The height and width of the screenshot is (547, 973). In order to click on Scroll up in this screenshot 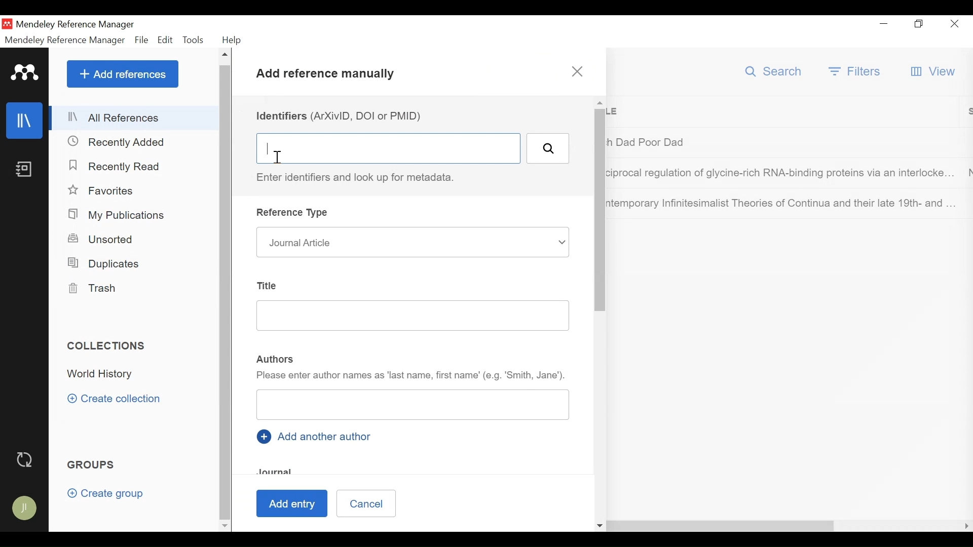, I will do `click(226, 55)`.